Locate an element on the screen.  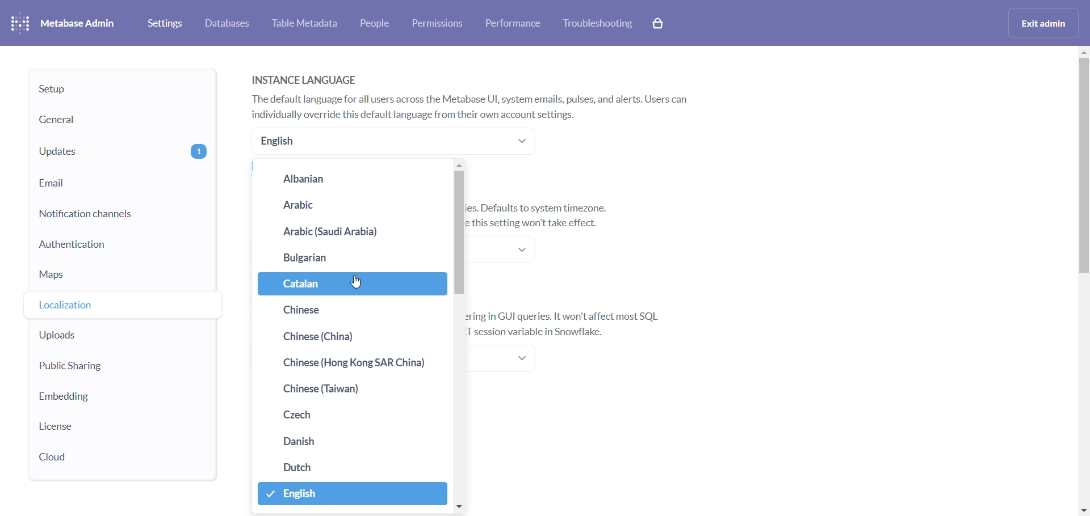
localization is located at coordinates (117, 304).